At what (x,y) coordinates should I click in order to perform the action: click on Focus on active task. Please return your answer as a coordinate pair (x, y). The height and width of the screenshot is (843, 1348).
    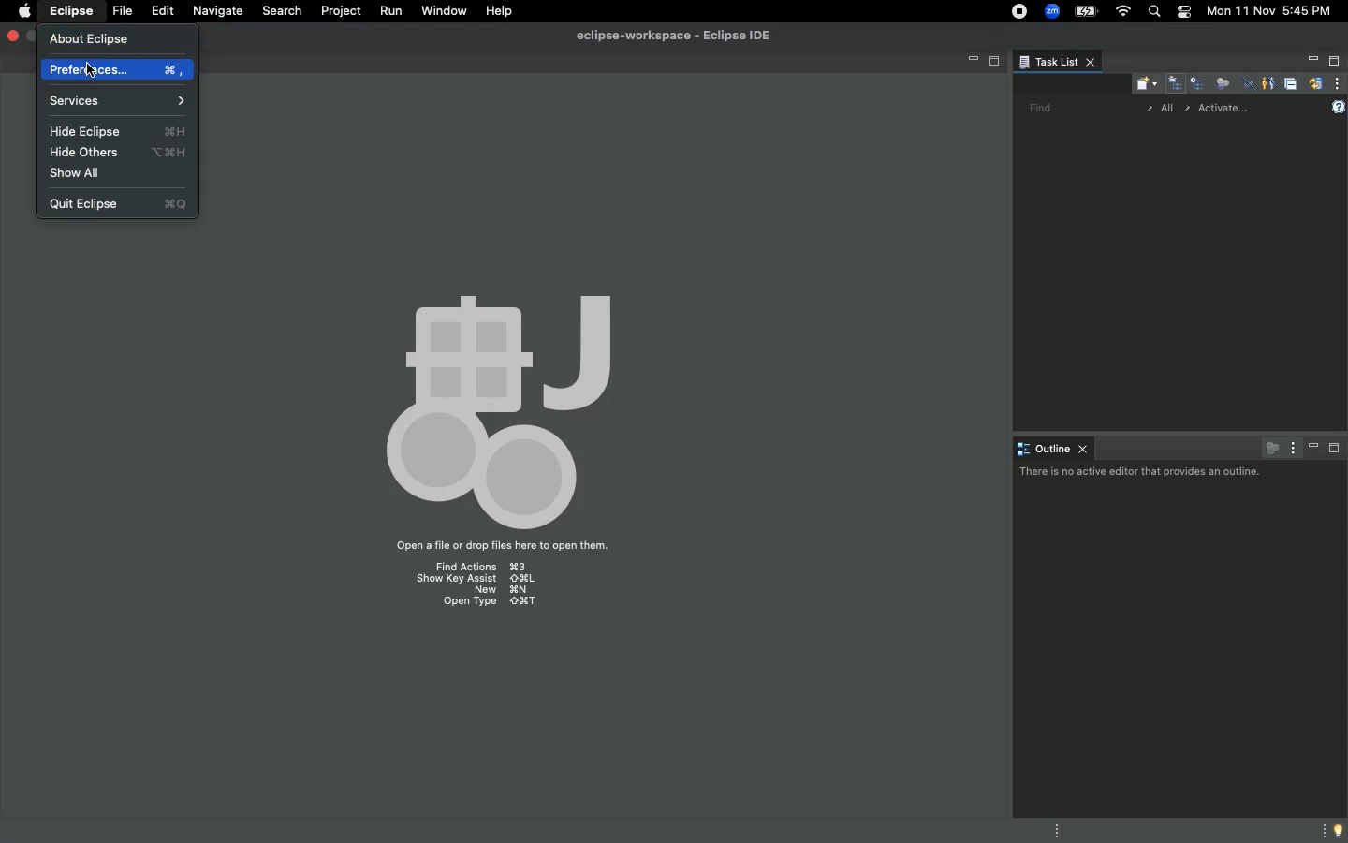
    Looking at the image, I should click on (1269, 447).